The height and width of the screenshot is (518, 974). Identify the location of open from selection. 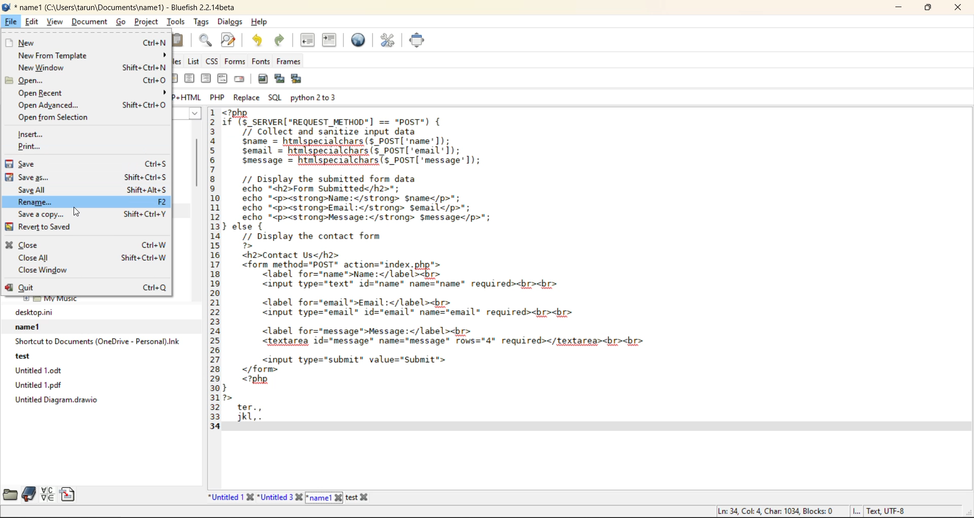
(57, 117).